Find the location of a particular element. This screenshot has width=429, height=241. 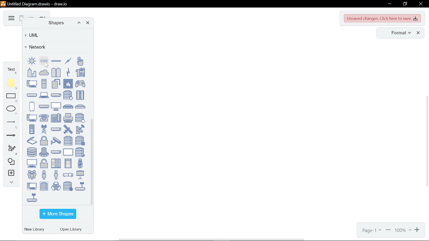

firewall is located at coordinates (68, 84).